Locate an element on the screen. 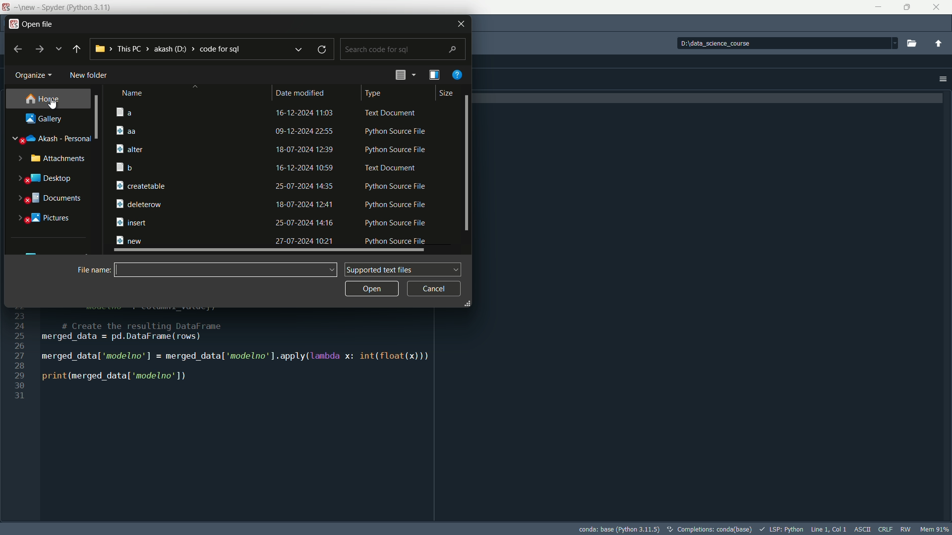 This screenshot has width=952, height=535. back is located at coordinates (17, 50).